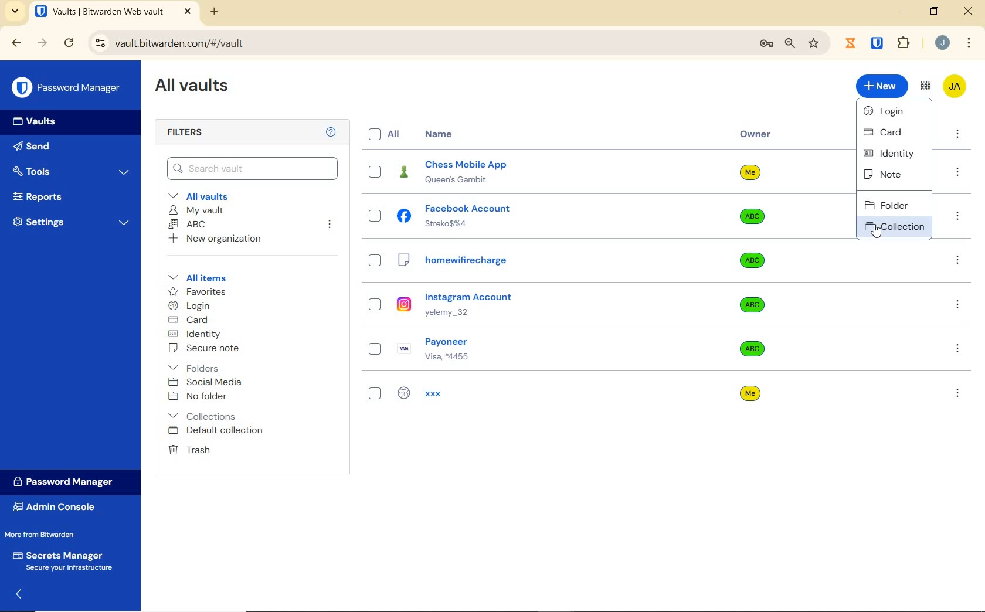  What do you see at coordinates (15, 11) in the screenshot?
I see `search tabs` at bounding box center [15, 11].